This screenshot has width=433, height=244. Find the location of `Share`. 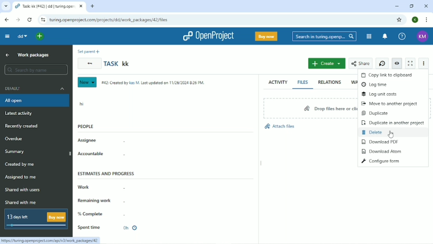

Share is located at coordinates (360, 64).